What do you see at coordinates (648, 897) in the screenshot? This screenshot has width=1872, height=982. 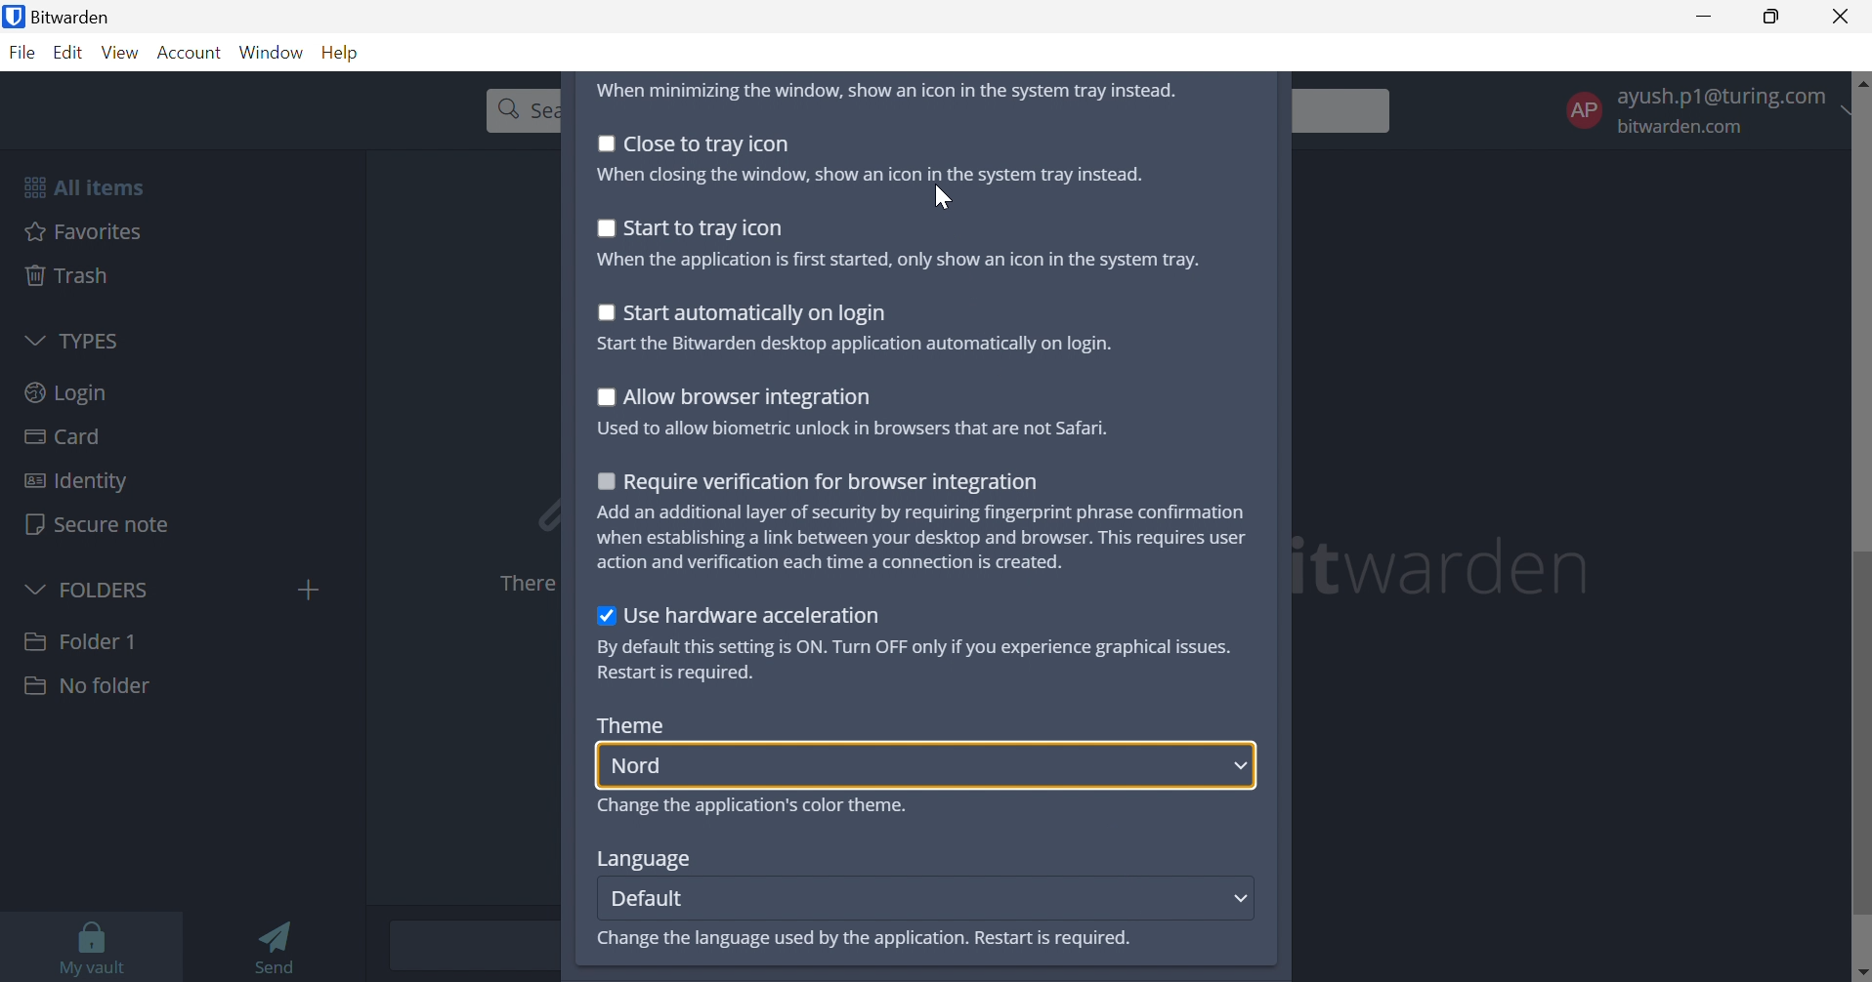 I see `Default` at bounding box center [648, 897].